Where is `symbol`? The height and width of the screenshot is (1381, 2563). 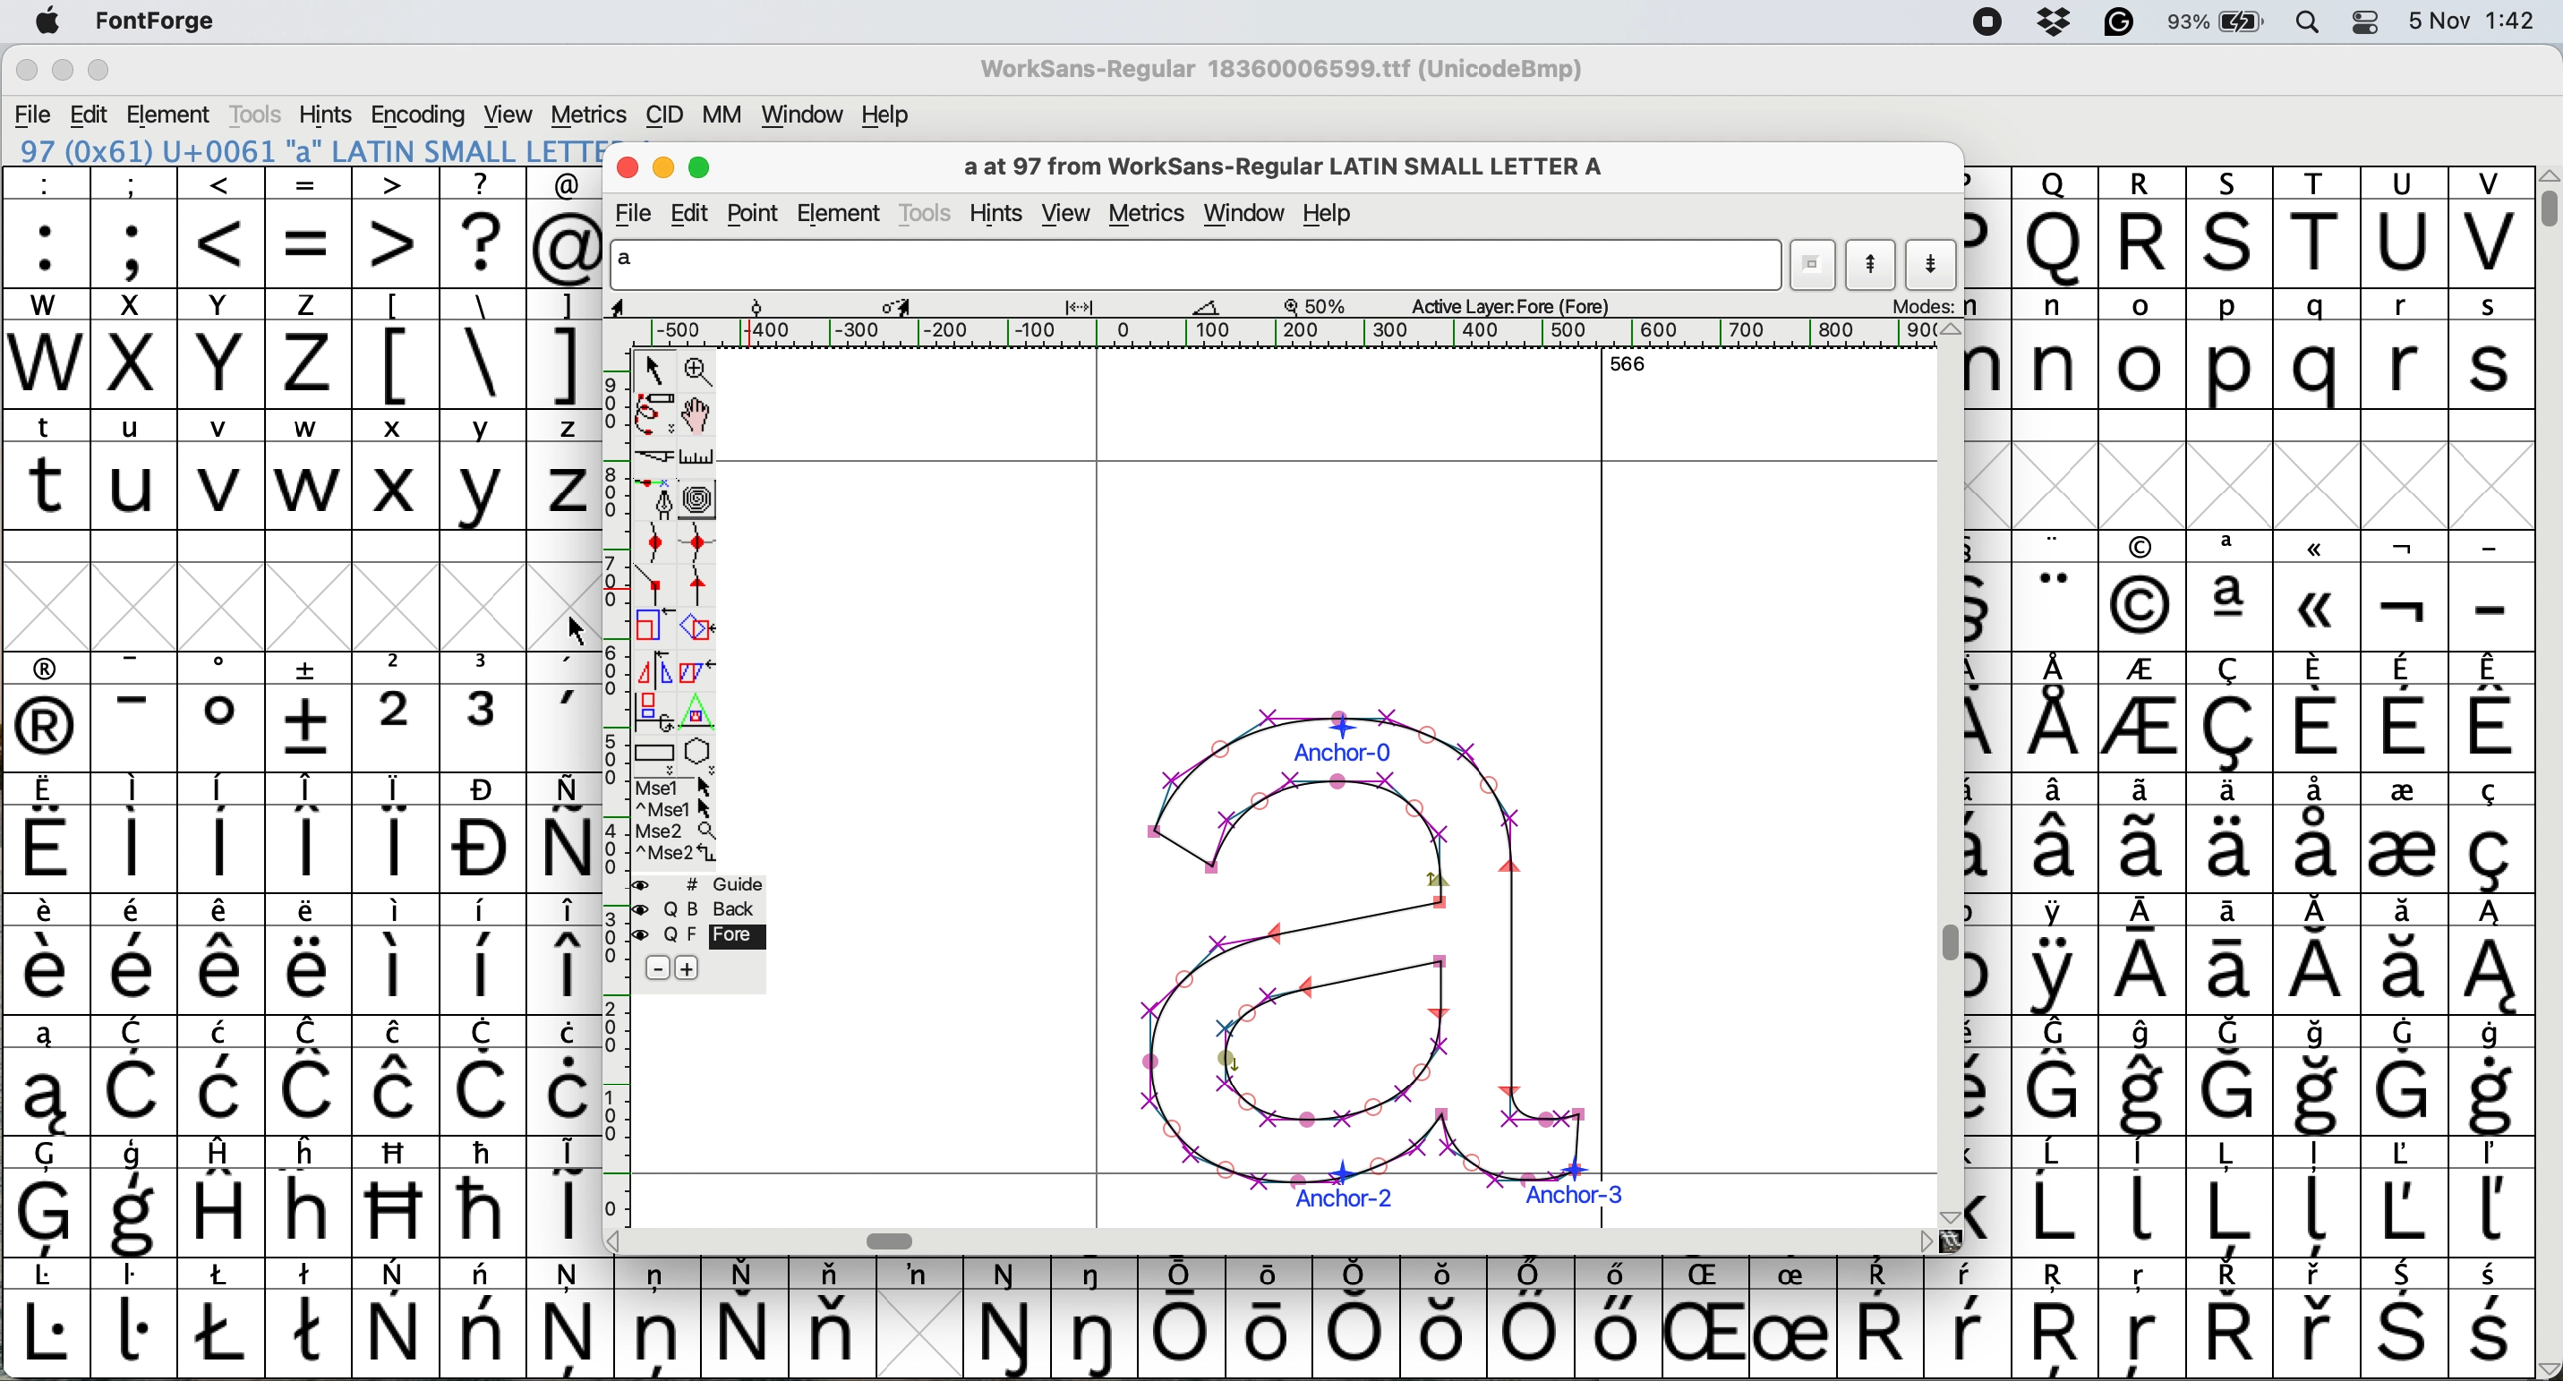 symbol is located at coordinates (43, 1077).